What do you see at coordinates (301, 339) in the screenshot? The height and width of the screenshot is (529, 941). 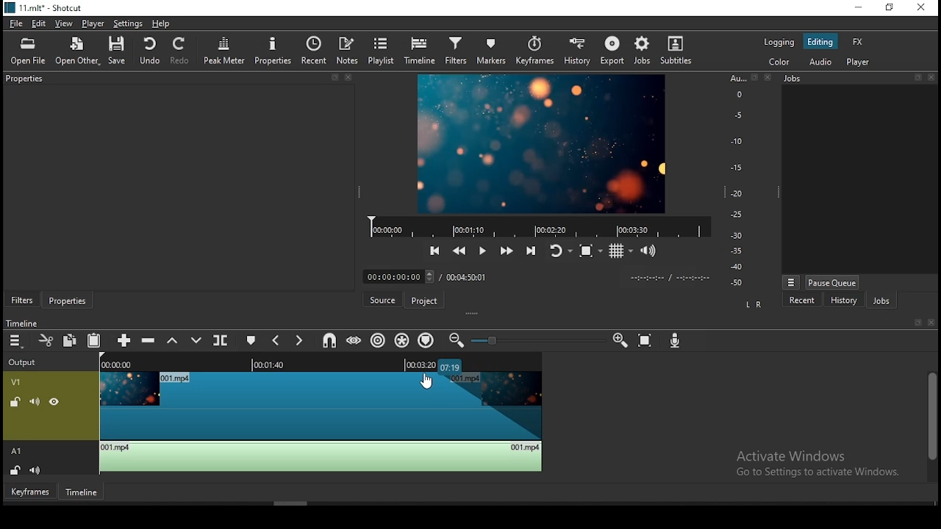 I see `next marker` at bounding box center [301, 339].